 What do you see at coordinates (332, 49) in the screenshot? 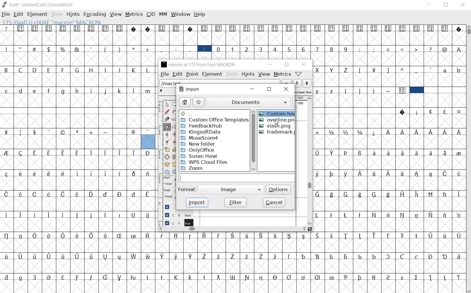
I see `8` at bounding box center [332, 49].